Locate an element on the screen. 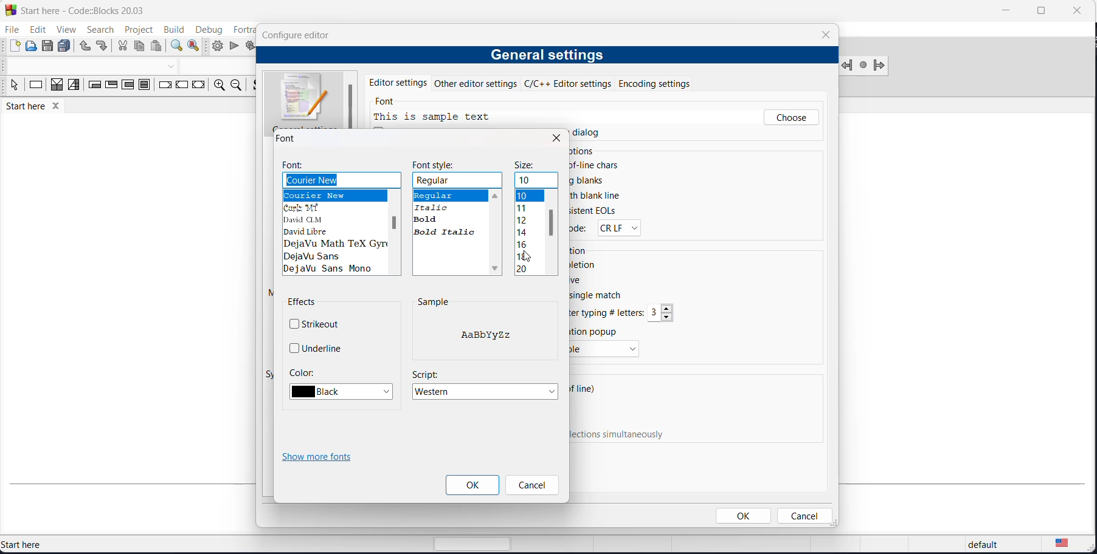  font is located at coordinates (389, 103).